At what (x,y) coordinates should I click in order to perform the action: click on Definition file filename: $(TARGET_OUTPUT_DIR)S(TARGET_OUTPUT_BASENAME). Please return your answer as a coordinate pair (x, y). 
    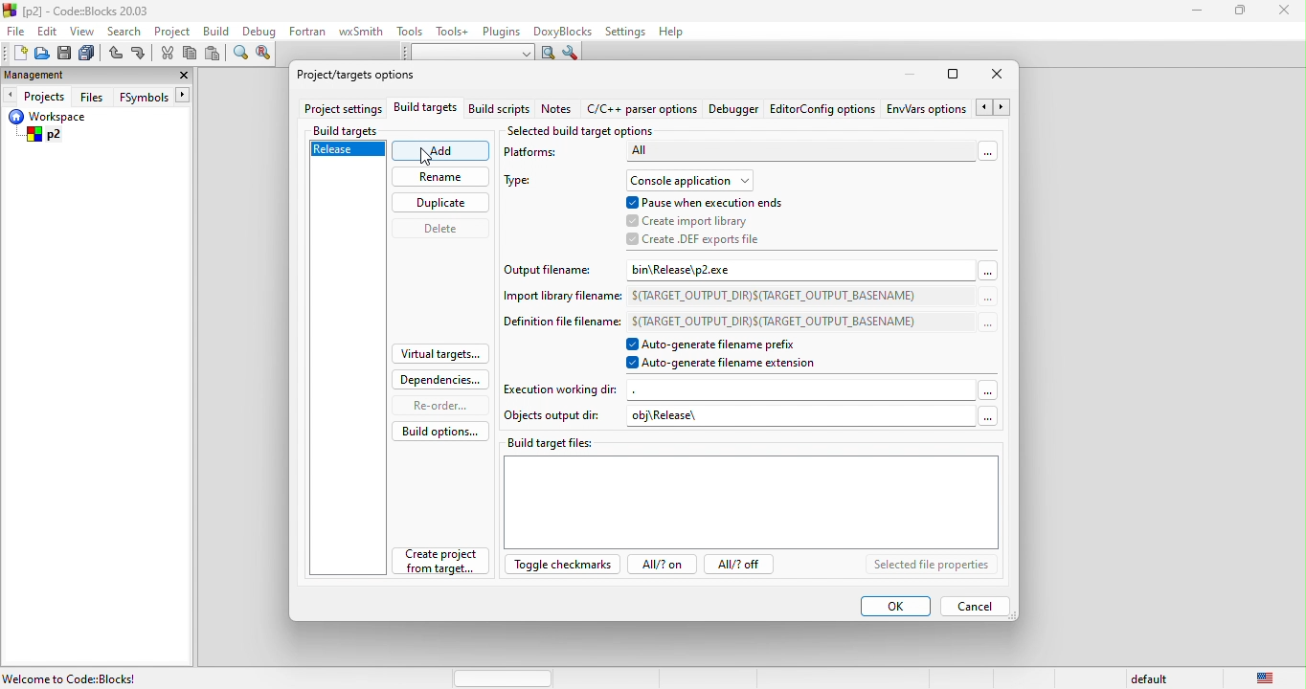
    Looking at the image, I should click on (748, 322).